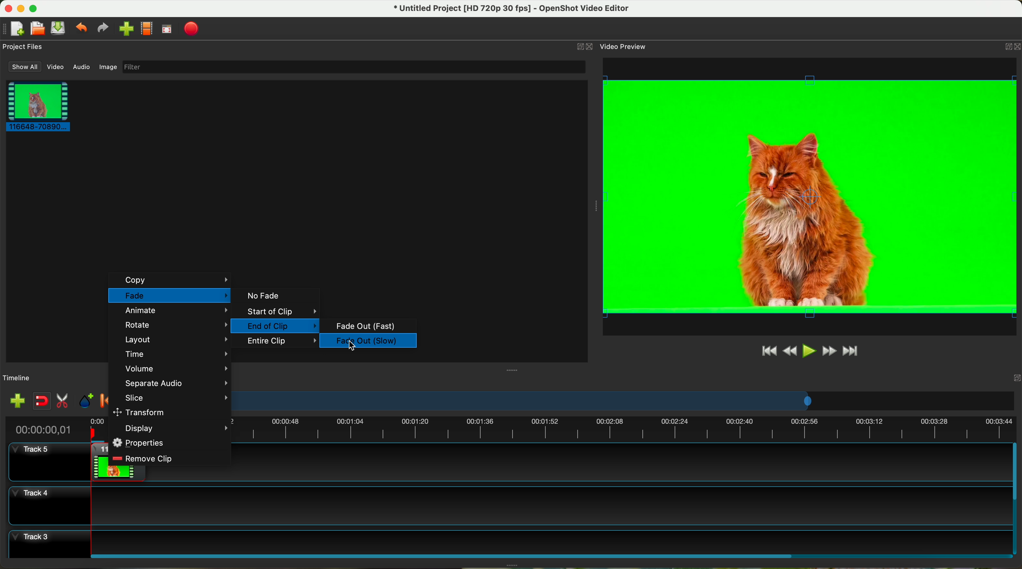  What do you see at coordinates (177, 429) in the screenshot?
I see `display` at bounding box center [177, 429].